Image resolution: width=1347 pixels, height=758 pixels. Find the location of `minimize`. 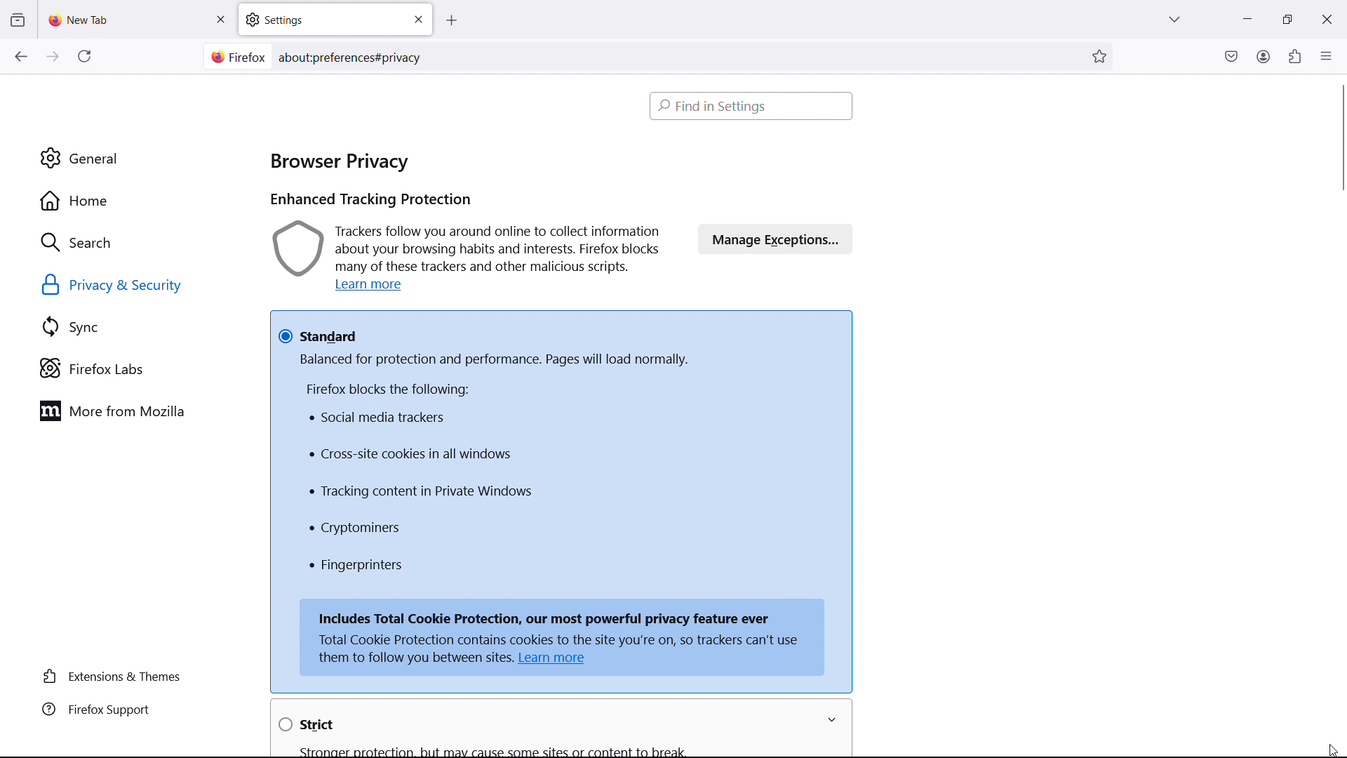

minimize is located at coordinates (1246, 18).